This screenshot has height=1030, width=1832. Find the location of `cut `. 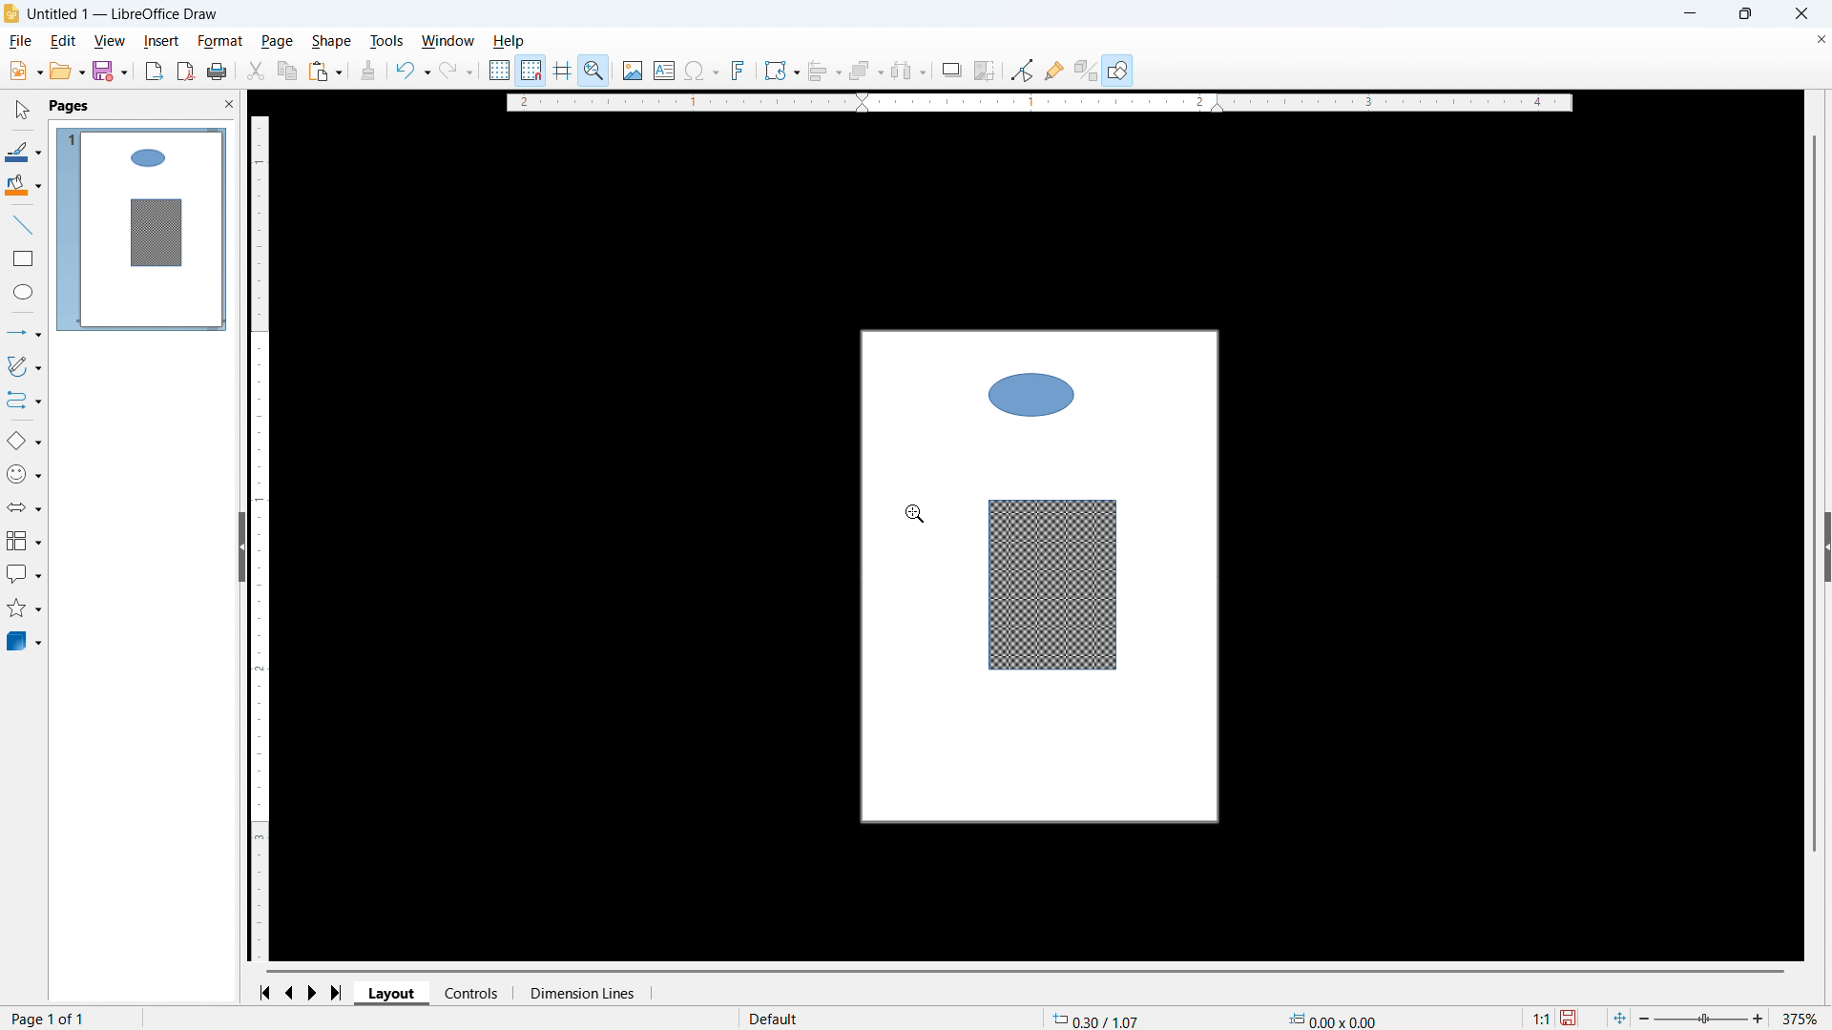

cut  is located at coordinates (257, 71).